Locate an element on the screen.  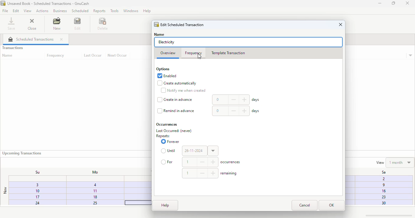
last occur is located at coordinates (93, 55).